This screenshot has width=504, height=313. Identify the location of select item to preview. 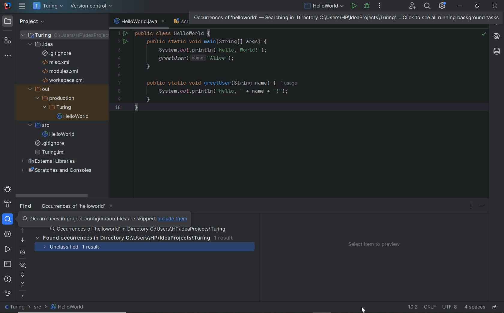
(377, 245).